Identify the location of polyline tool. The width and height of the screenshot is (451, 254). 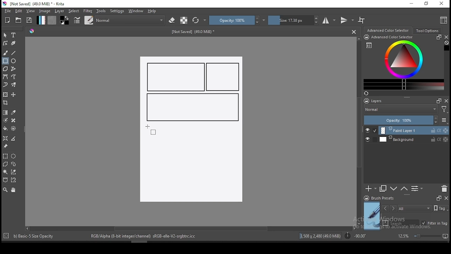
(13, 68).